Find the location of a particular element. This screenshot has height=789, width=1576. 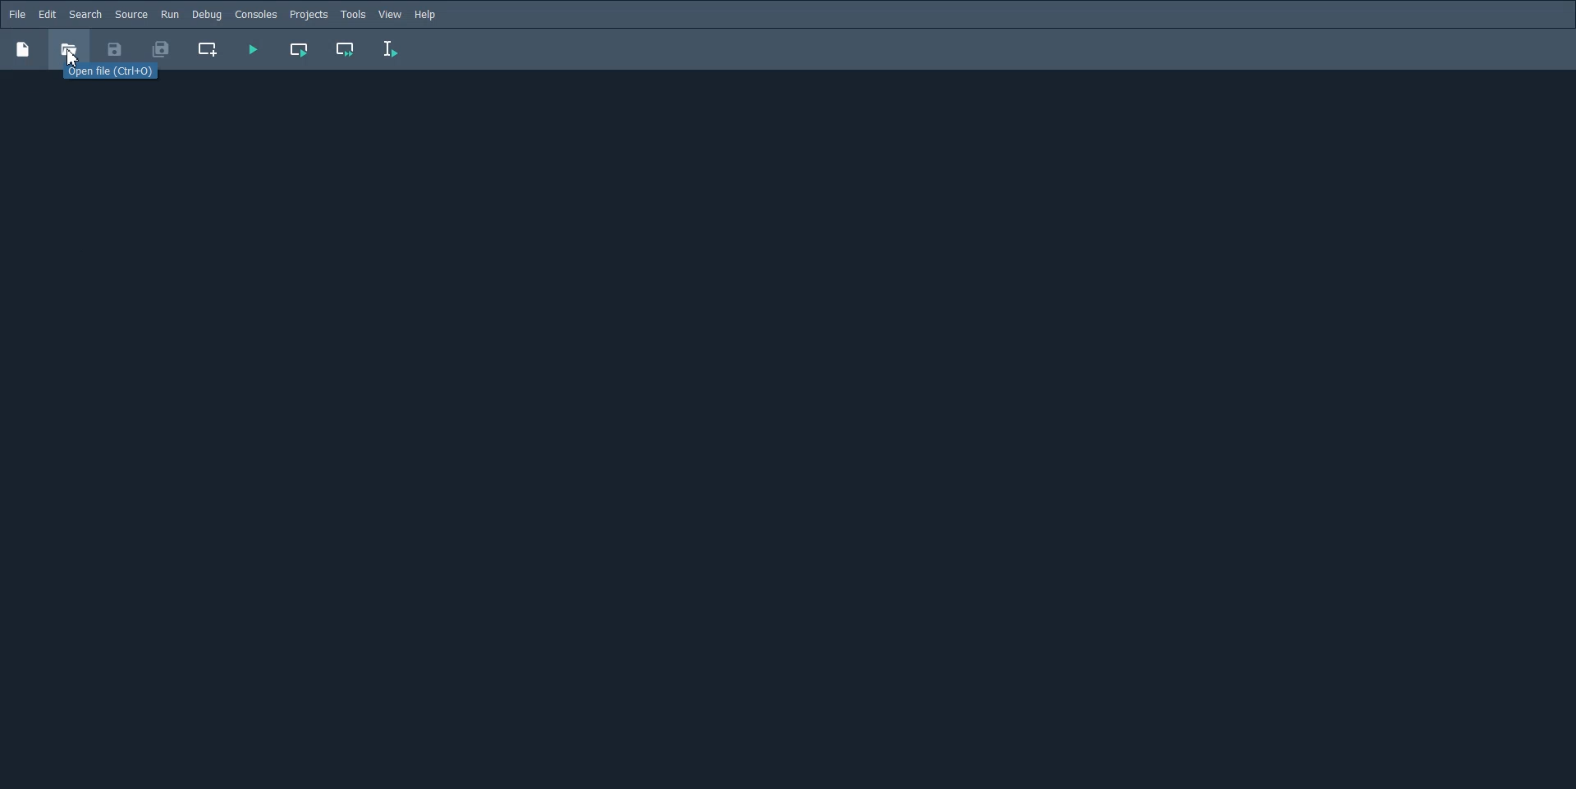

Tools is located at coordinates (353, 15).